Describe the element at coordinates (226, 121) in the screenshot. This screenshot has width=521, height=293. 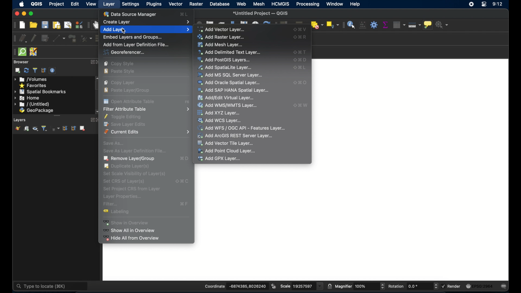
I see `Add WCS Layer...` at that location.